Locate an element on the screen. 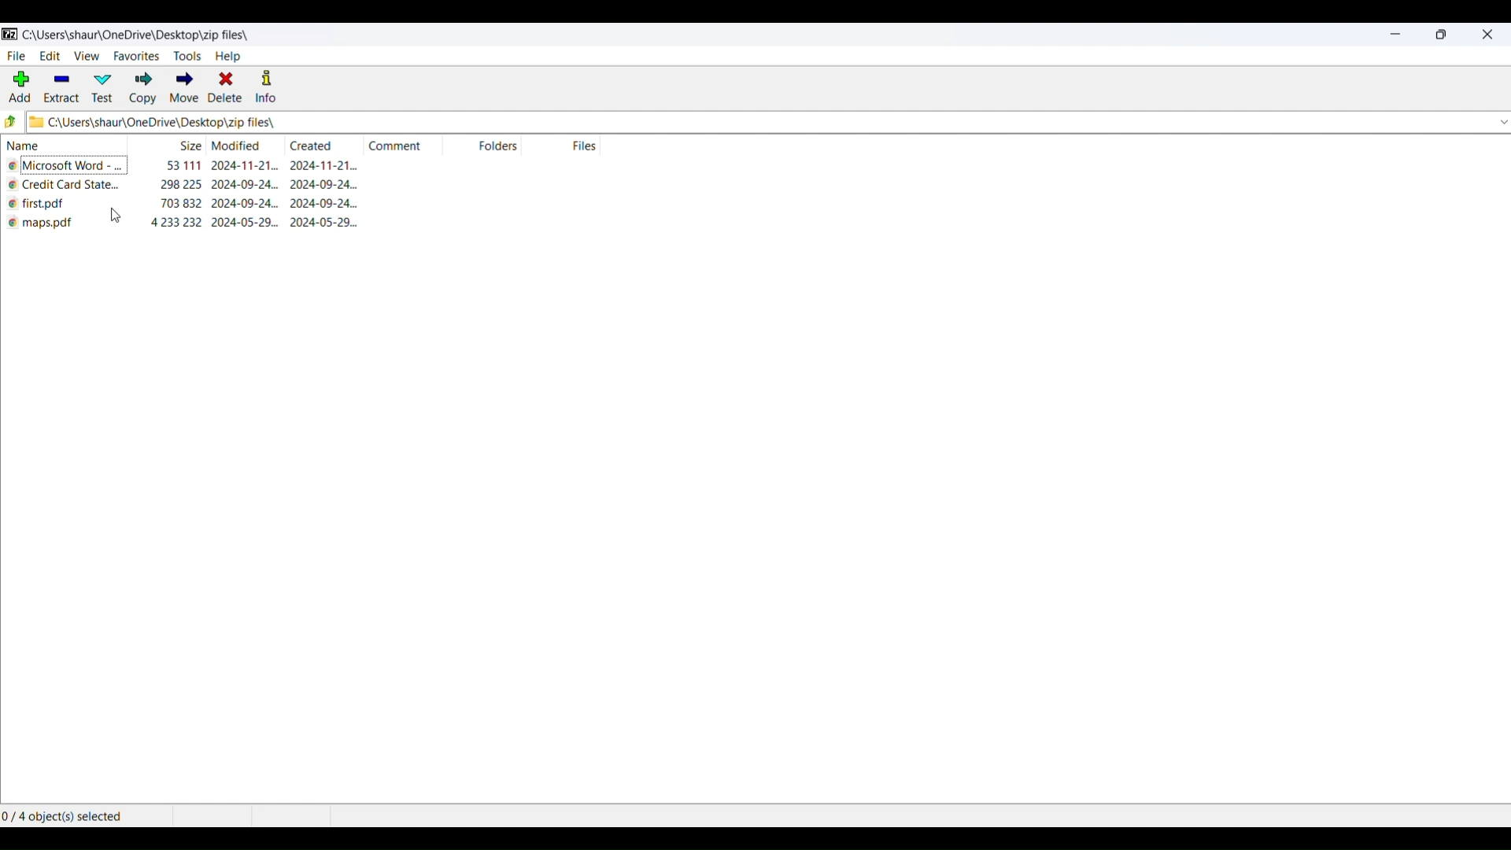 The width and height of the screenshot is (1511, 850). folders is located at coordinates (506, 147).